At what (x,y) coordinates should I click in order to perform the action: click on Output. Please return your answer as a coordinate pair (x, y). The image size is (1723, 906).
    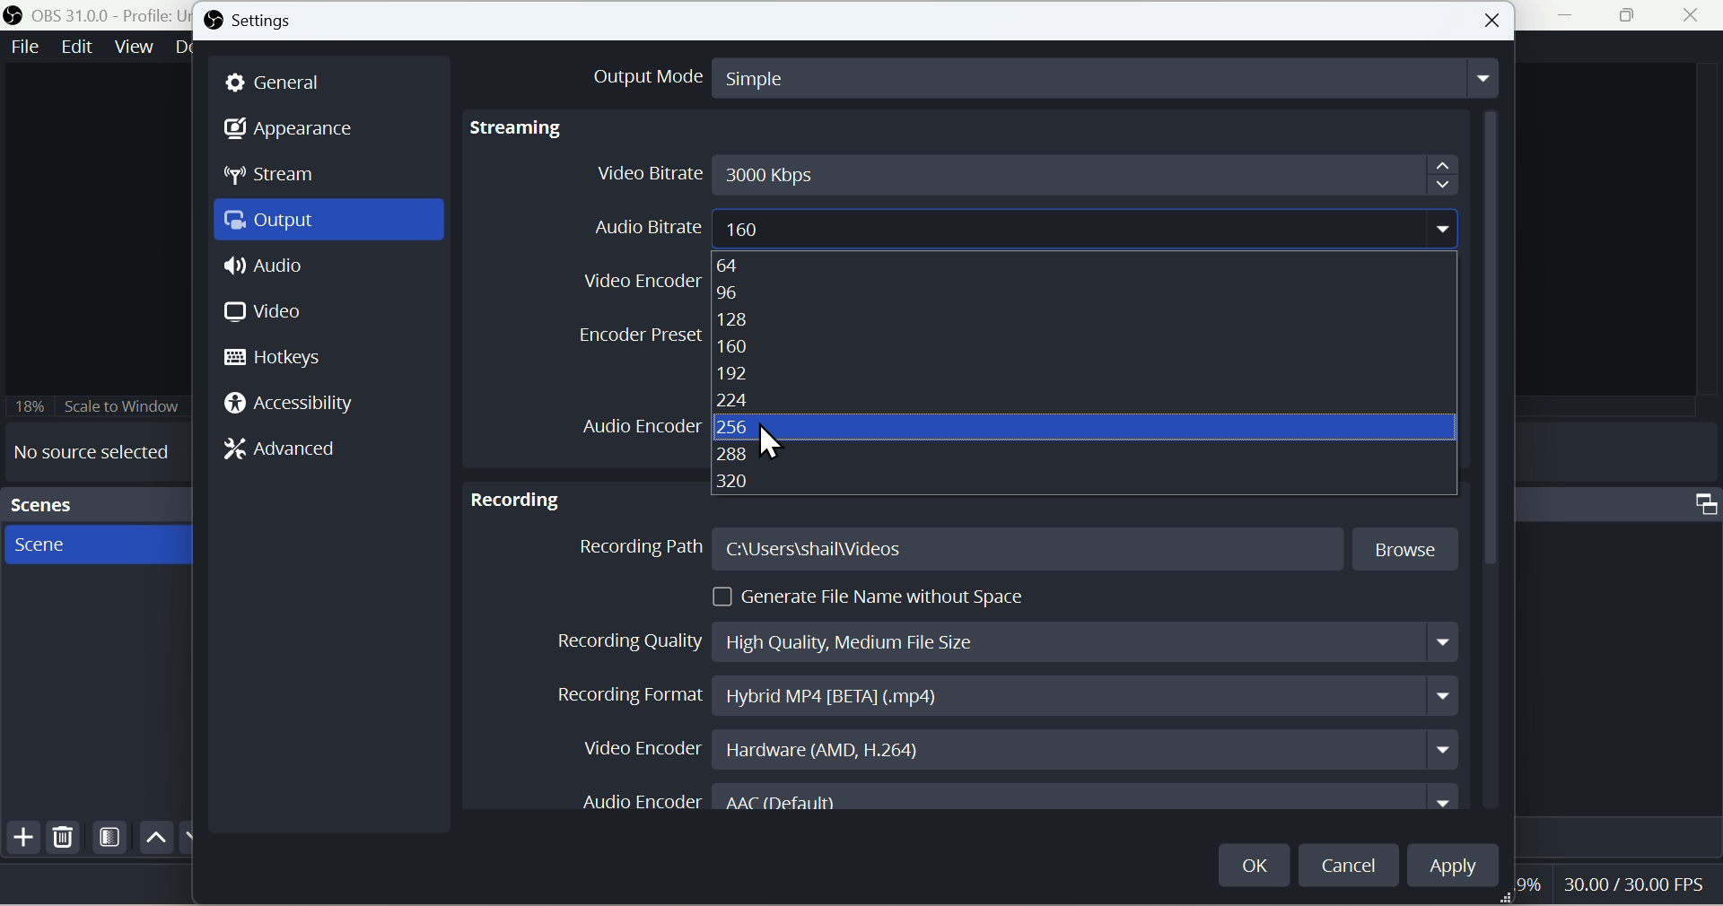
    Looking at the image, I should click on (334, 224).